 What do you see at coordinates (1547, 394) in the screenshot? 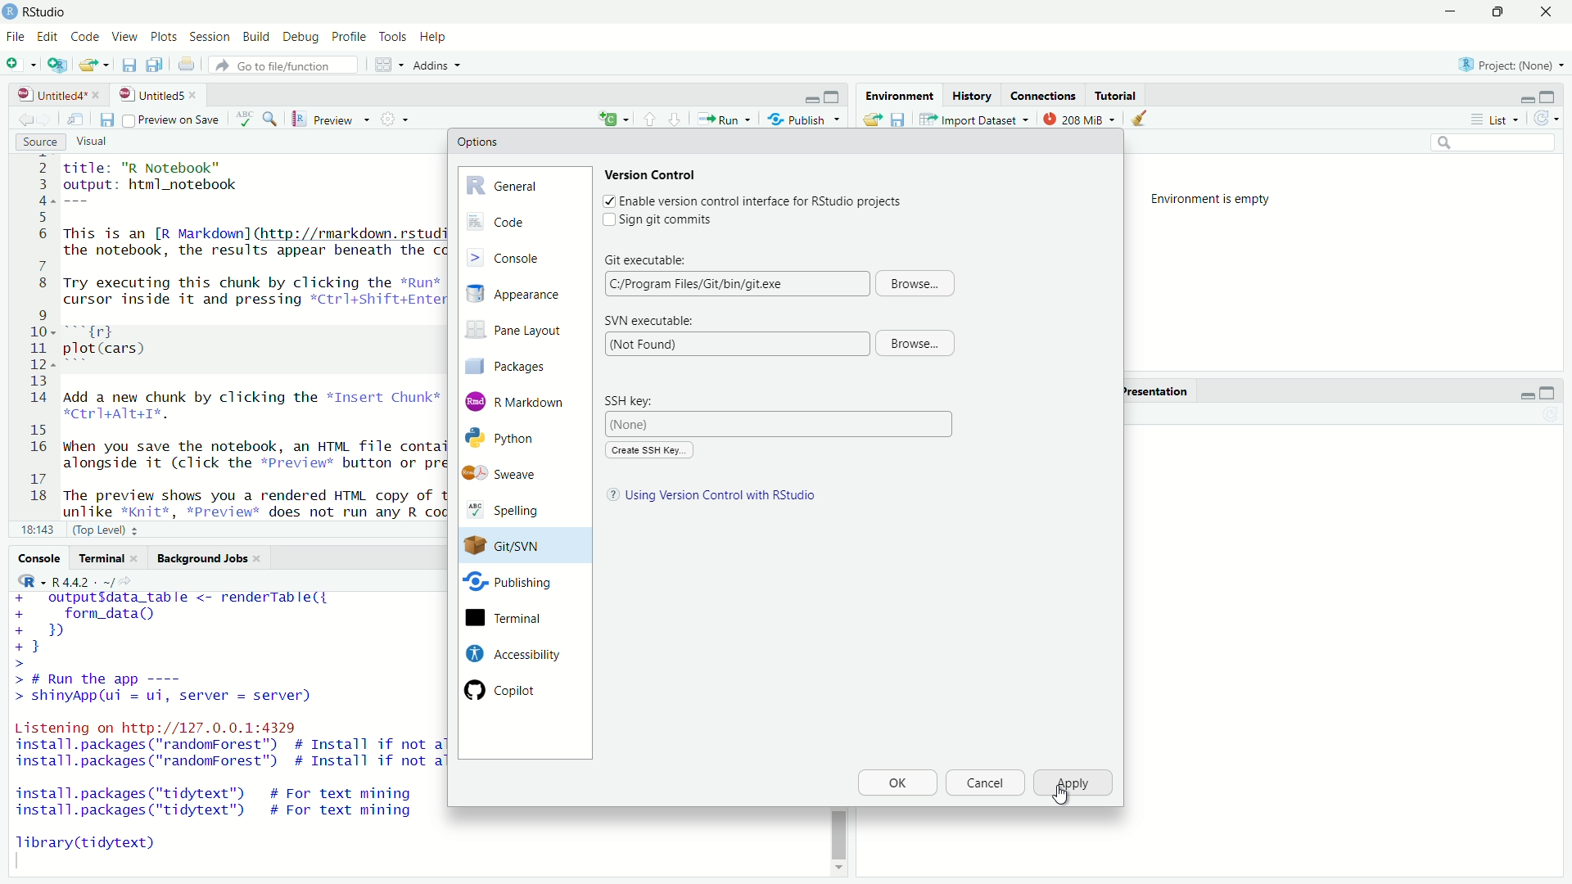
I see `maximize` at bounding box center [1547, 394].